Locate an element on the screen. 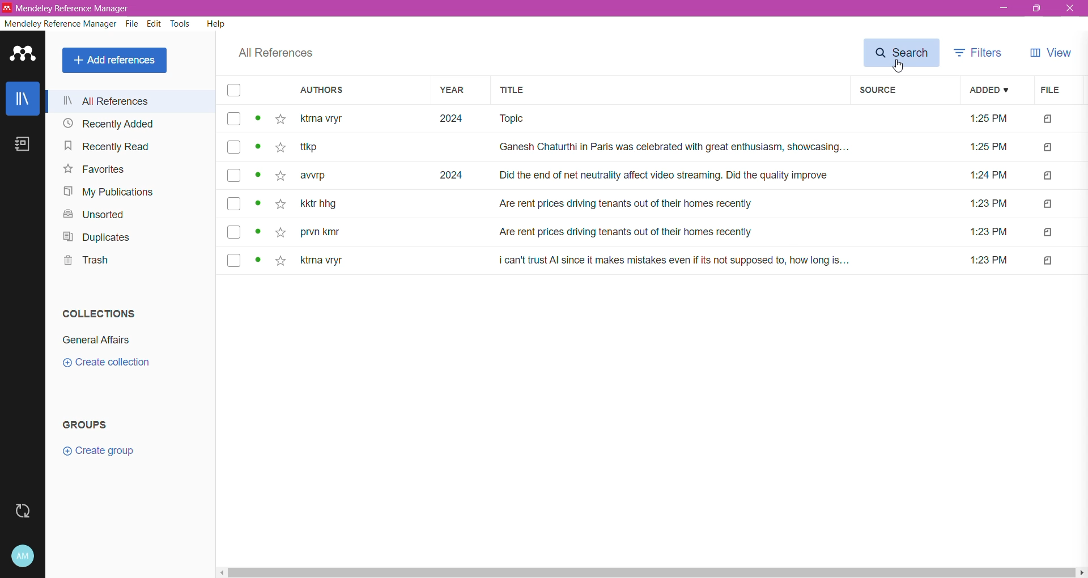 The image size is (1088, 578). Unsorted is located at coordinates (91, 215).